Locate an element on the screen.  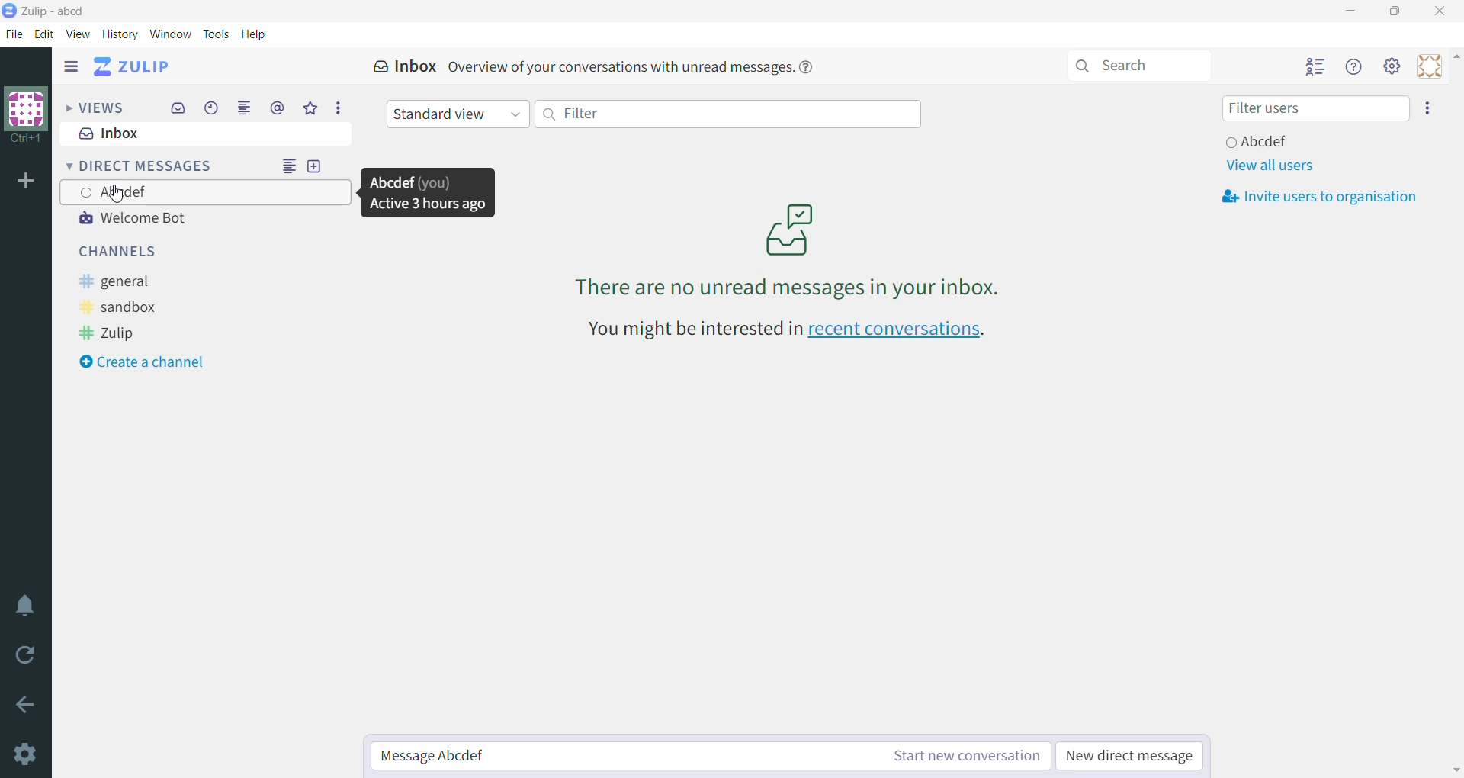
Filter is located at coordinates (729, 114).